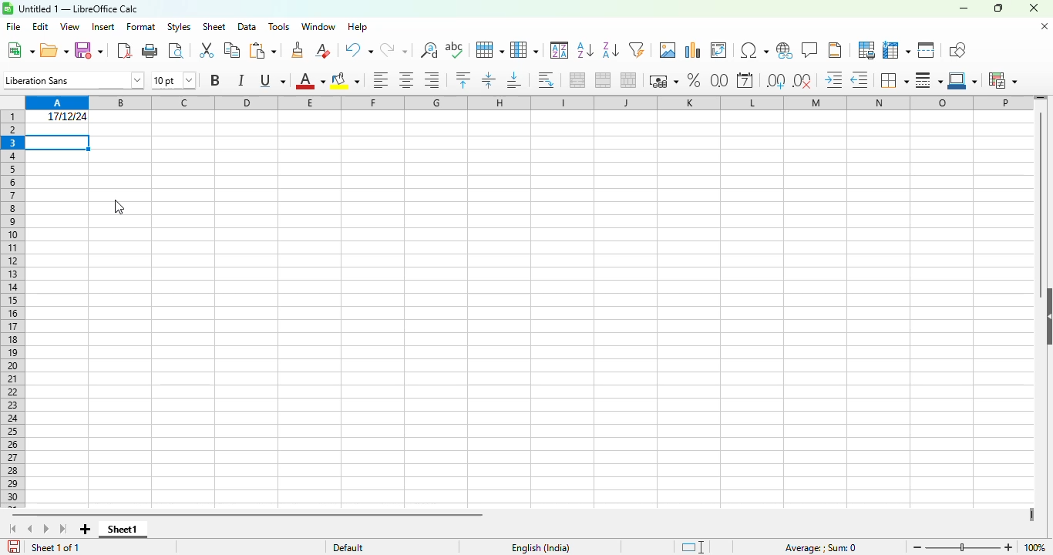 The height and width of the screenshot is (555, 1053). I want to click on headers and footers, so click(835, 50).